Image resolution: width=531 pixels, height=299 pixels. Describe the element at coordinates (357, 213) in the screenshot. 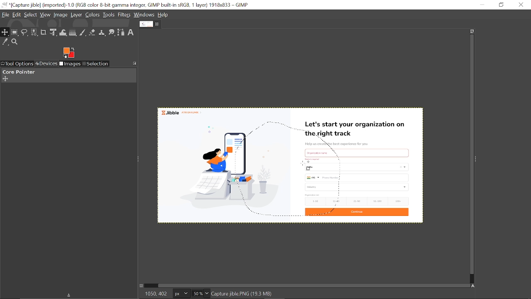

I see `continue` at that location.